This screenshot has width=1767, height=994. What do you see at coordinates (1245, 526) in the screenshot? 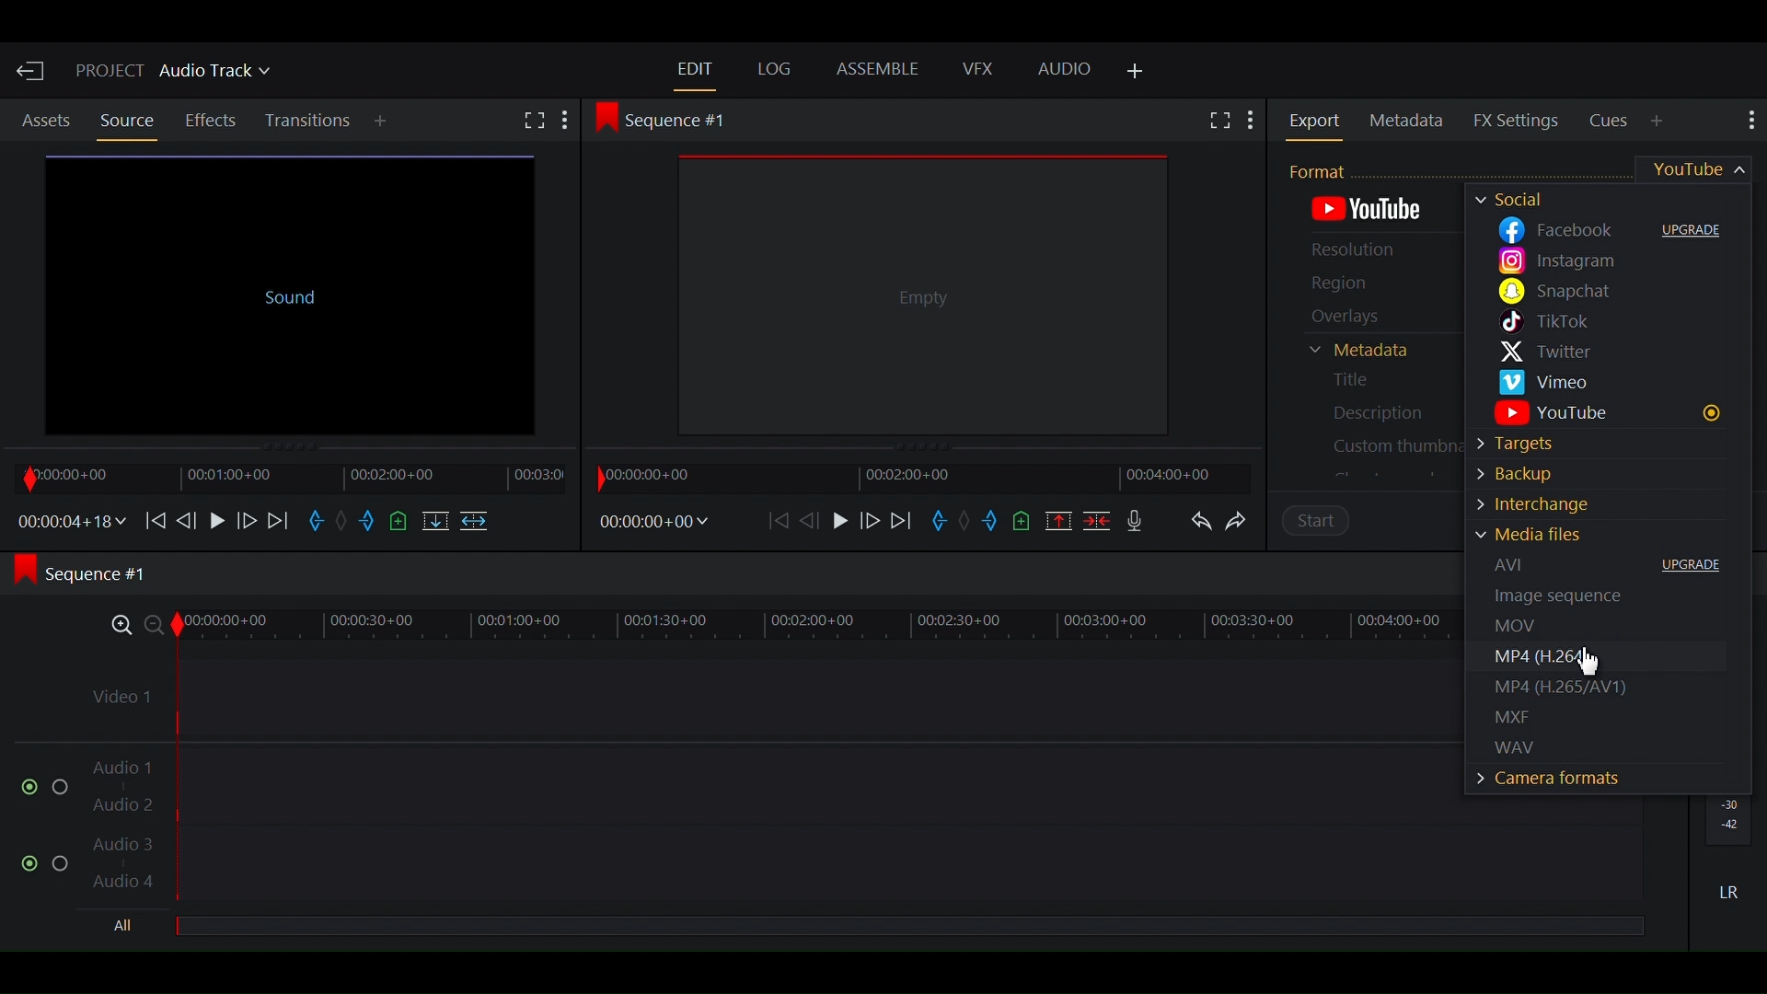
I see `Redo` at bounding box center [1245, 526].